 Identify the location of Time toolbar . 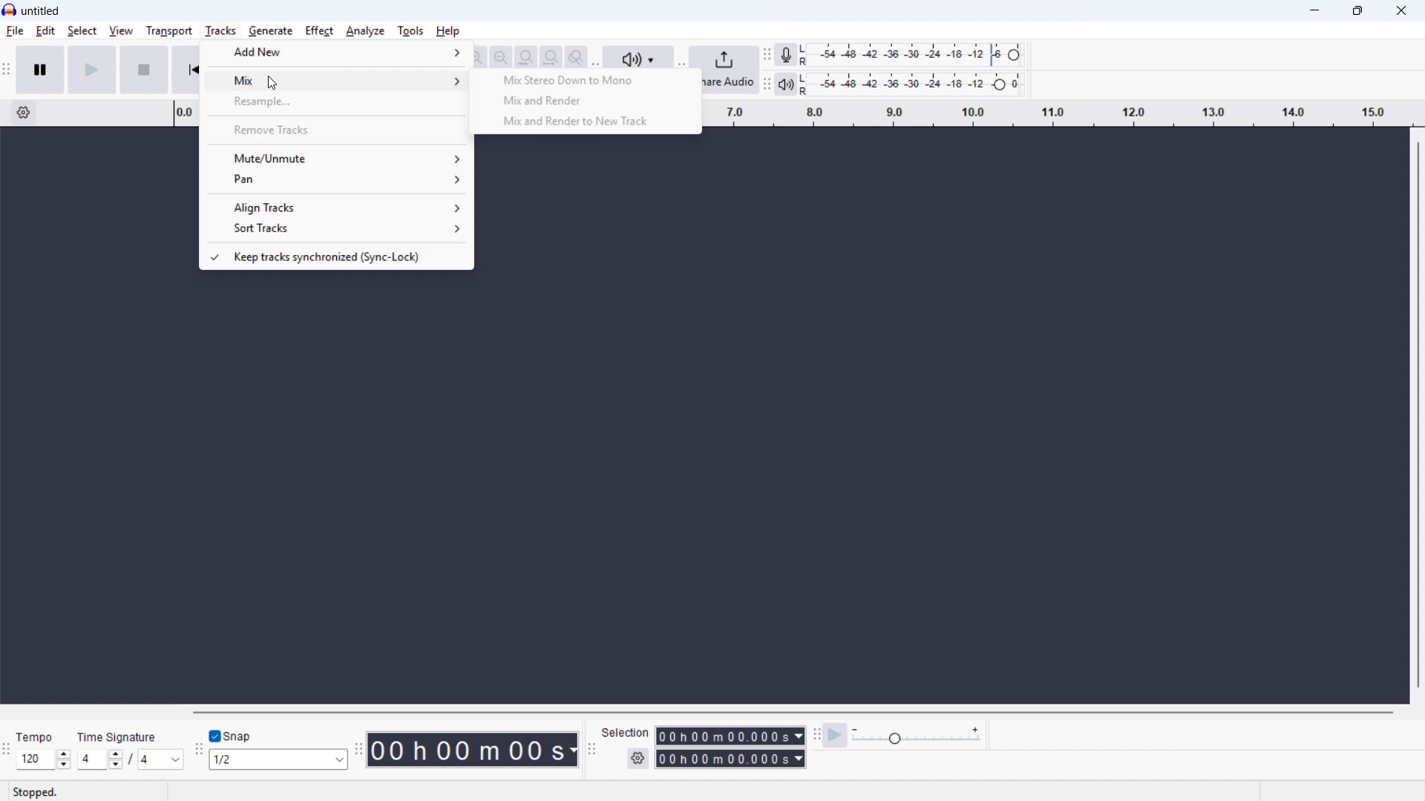
(358, 750).